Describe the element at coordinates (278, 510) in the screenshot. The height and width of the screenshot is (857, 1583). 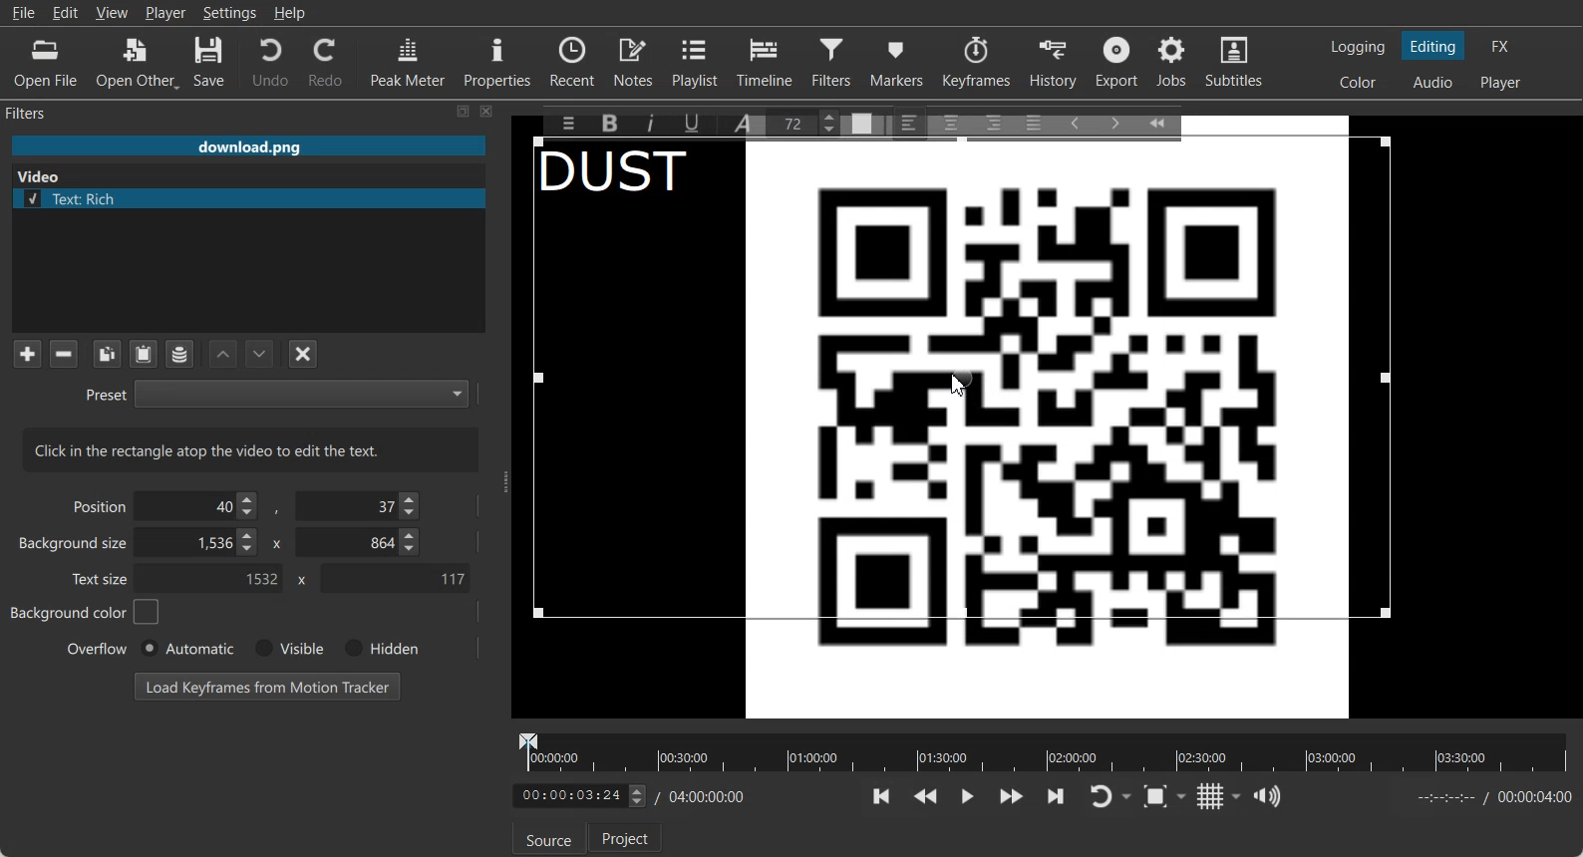
I see `,` at that location.